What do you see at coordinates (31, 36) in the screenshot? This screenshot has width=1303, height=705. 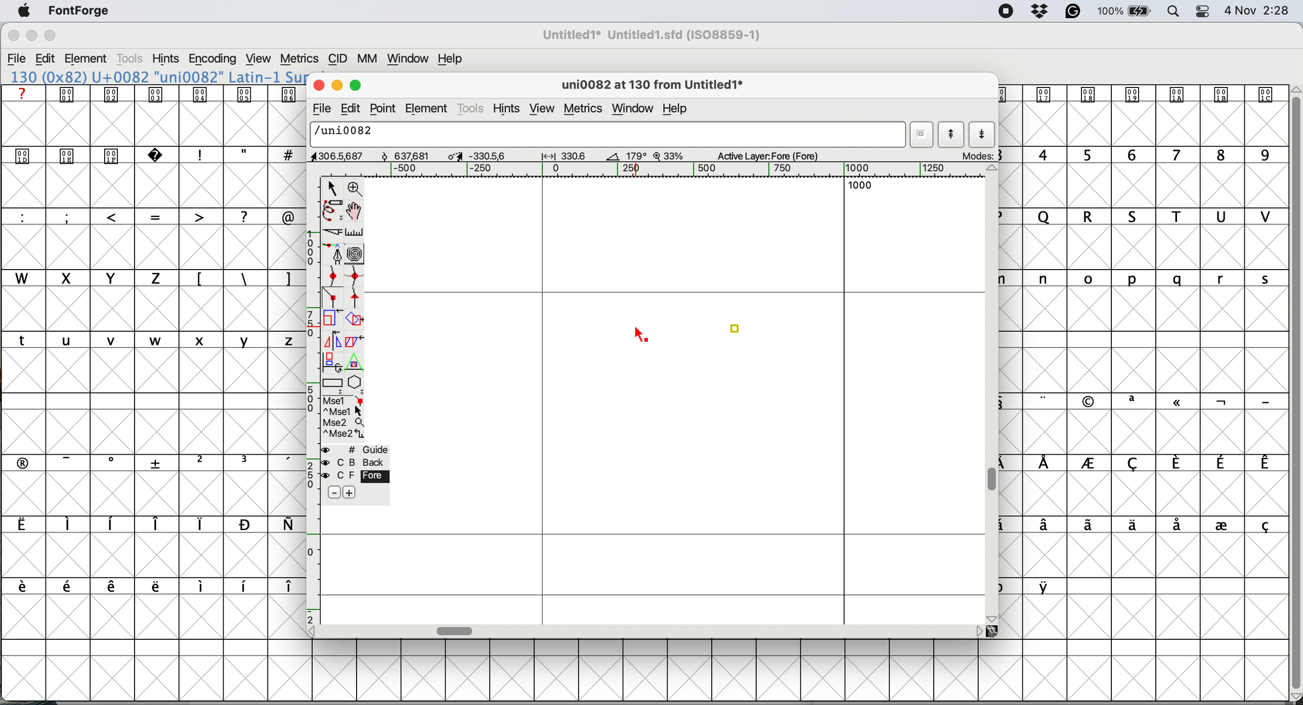 I see `minimise` at bounding box center [31, 36].